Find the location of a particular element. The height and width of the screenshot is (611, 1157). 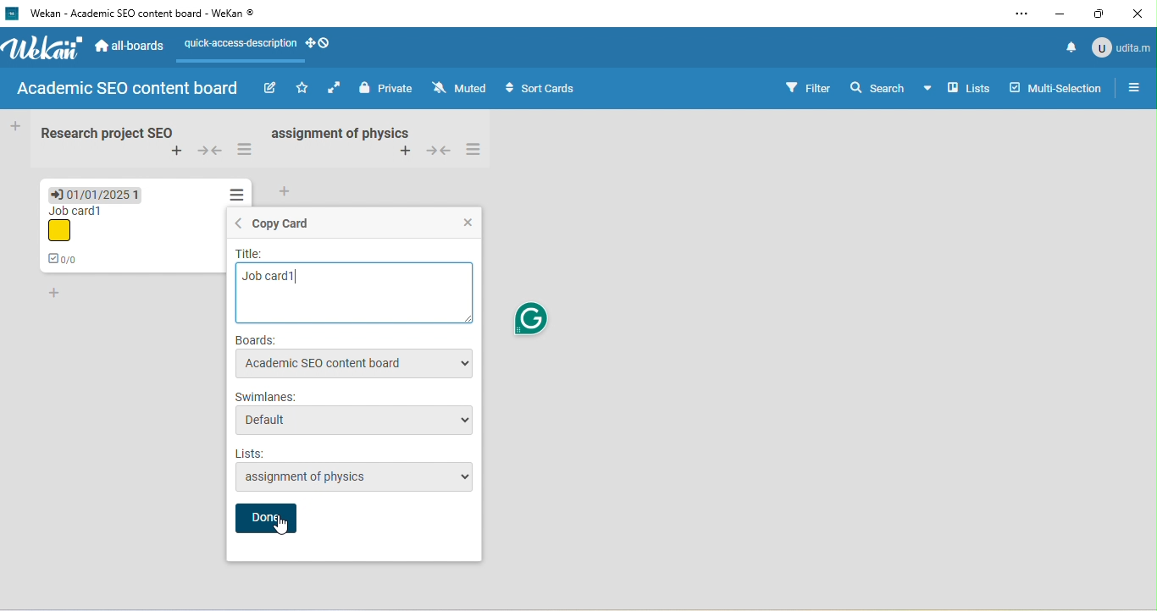

boards is located at coordinates (258, 340).